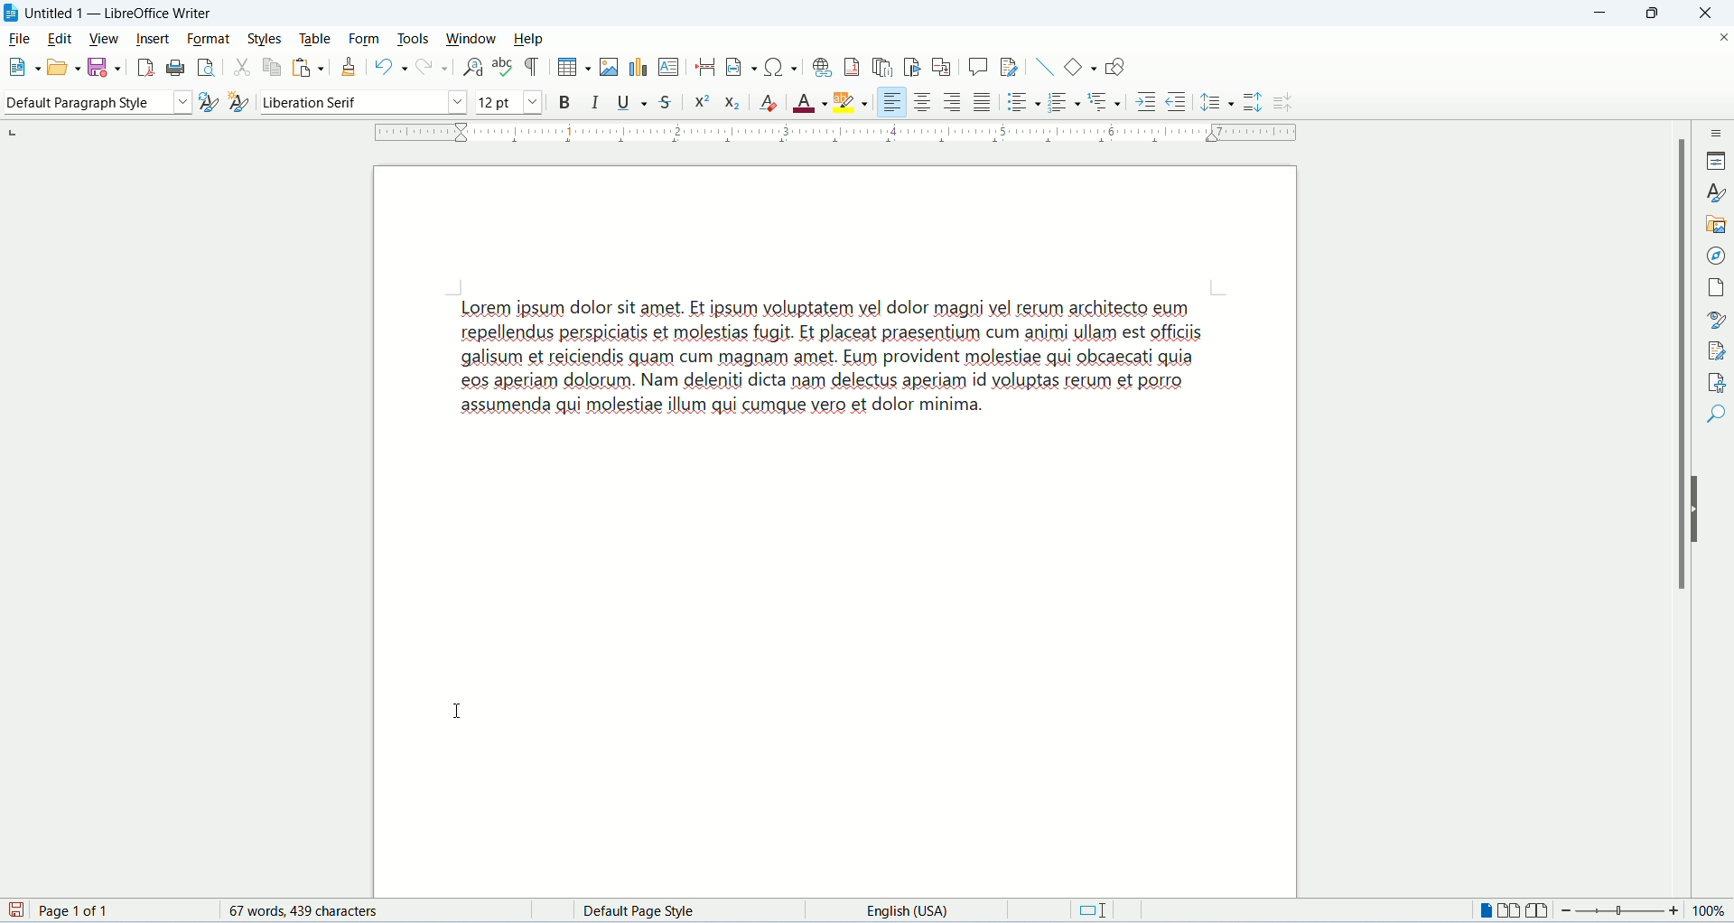  What do you see at coordinates (1718, 353) in the screenshot?
I see `manage changes` at bounding box center [1718, 353].